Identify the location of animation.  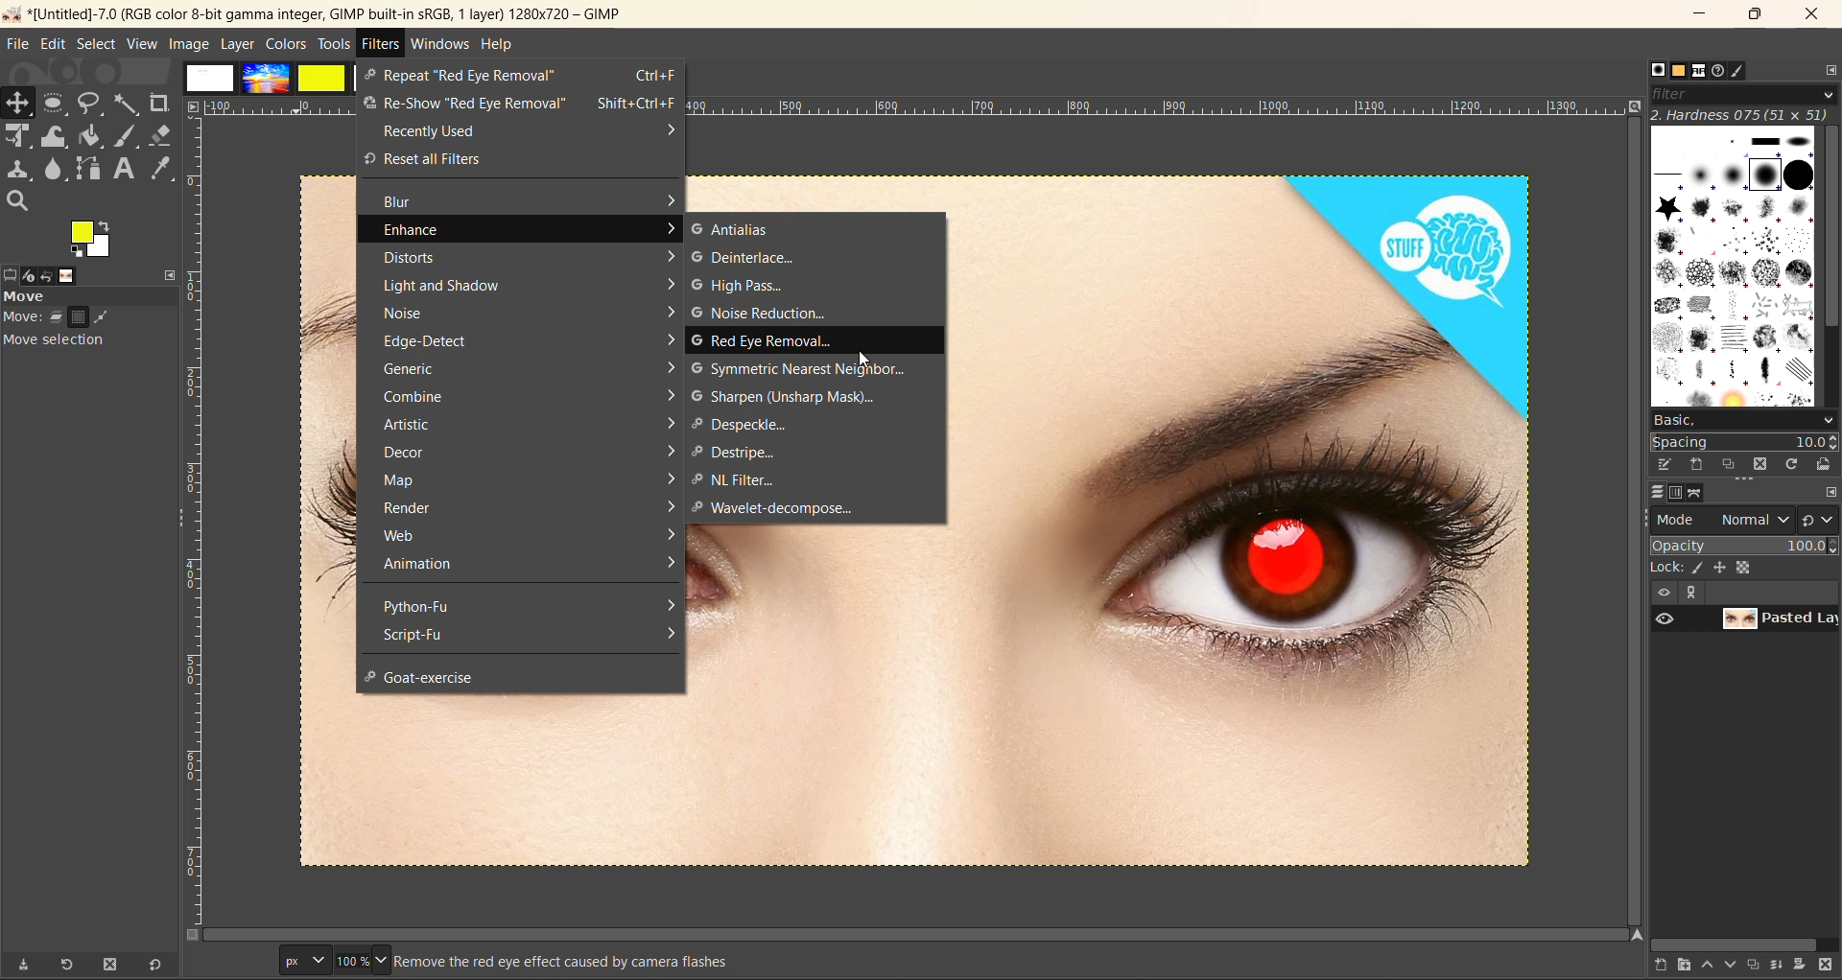
(528, 563).